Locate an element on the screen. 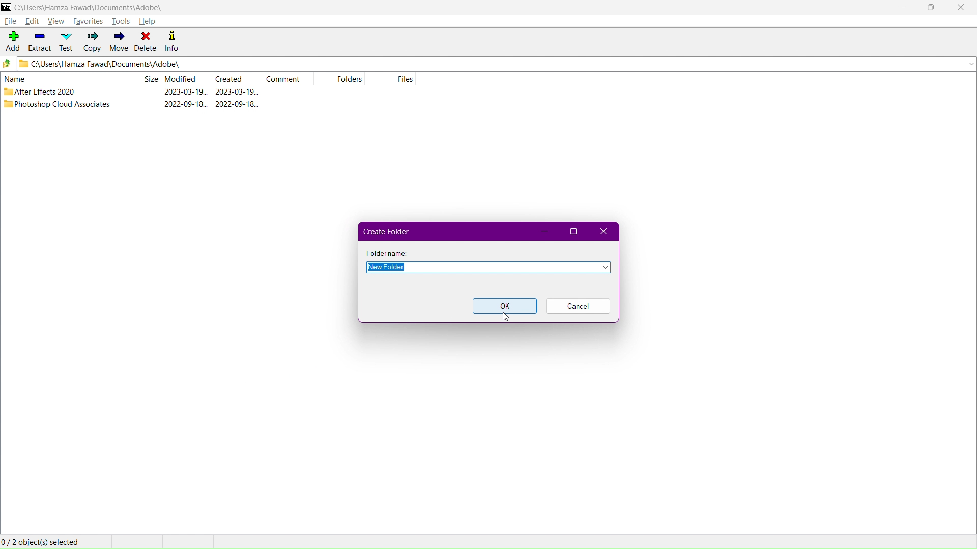  Objects selected is located at coordinates (44, 541).